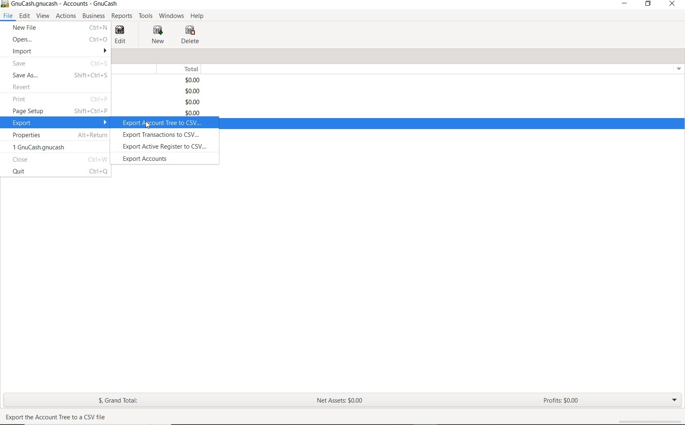 The height and width of the screenshot is (425, 685). What do you see at coordinates (561, 400) in the screenshot?
I see `PROFITS` at bounding box center [561, 400].